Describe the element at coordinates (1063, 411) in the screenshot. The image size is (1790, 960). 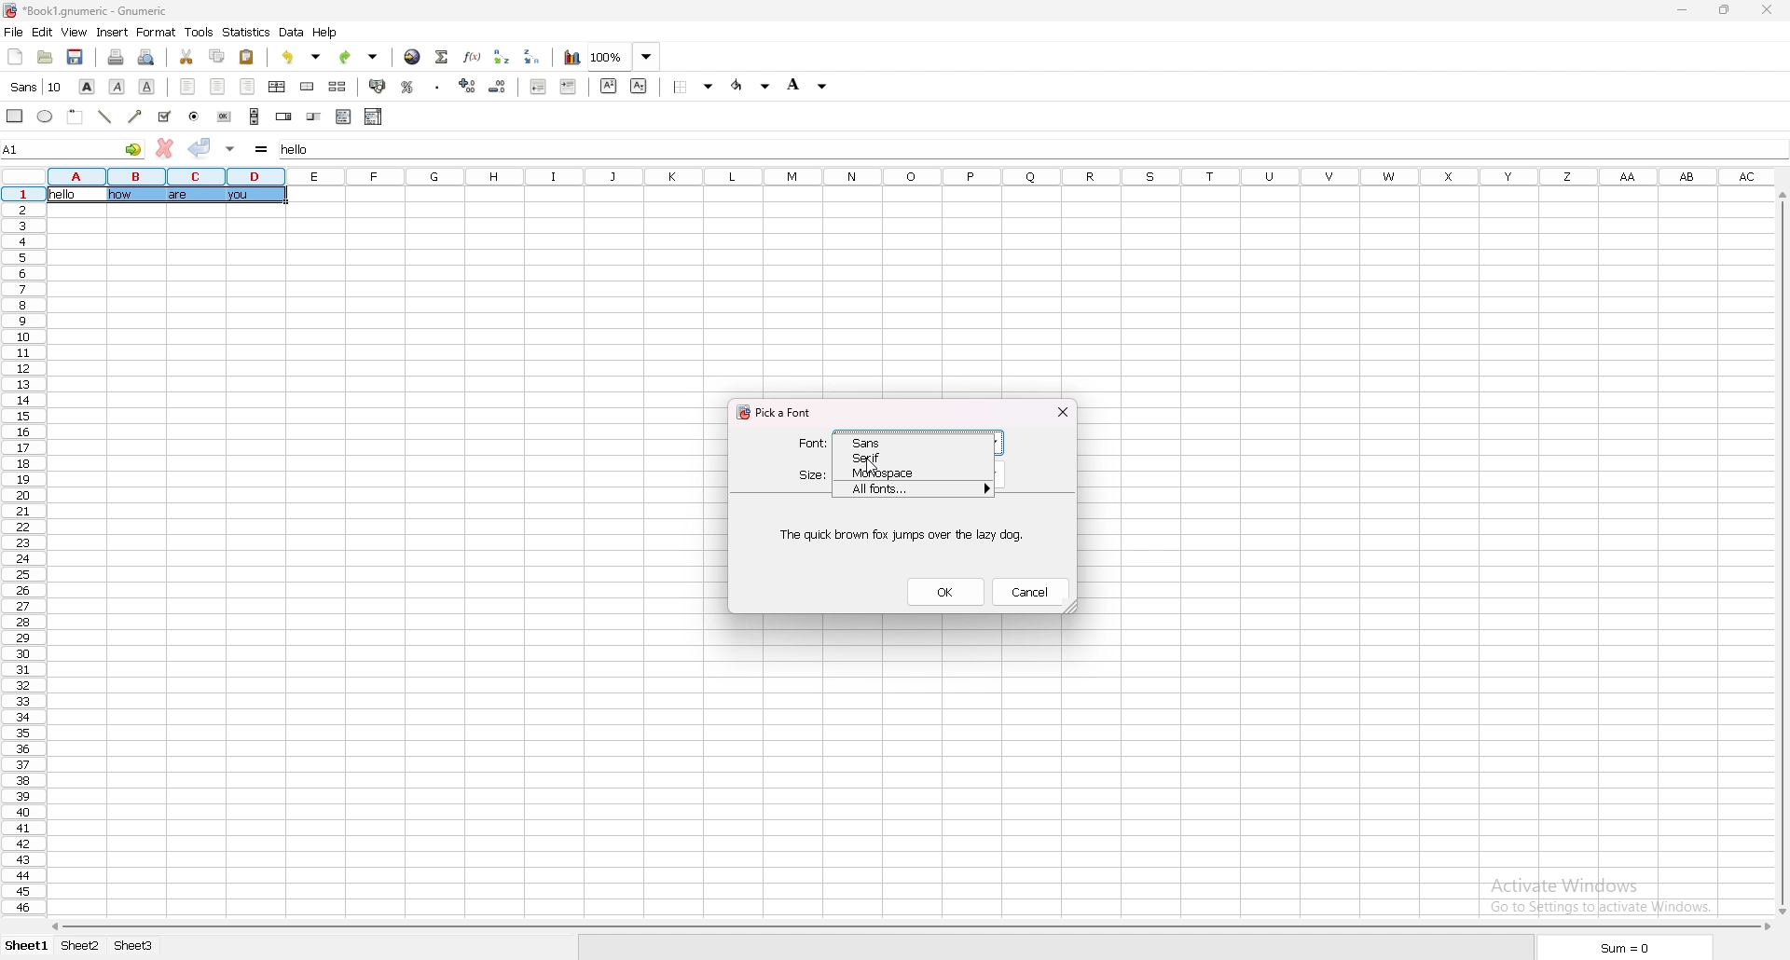
I see `close` at that location.